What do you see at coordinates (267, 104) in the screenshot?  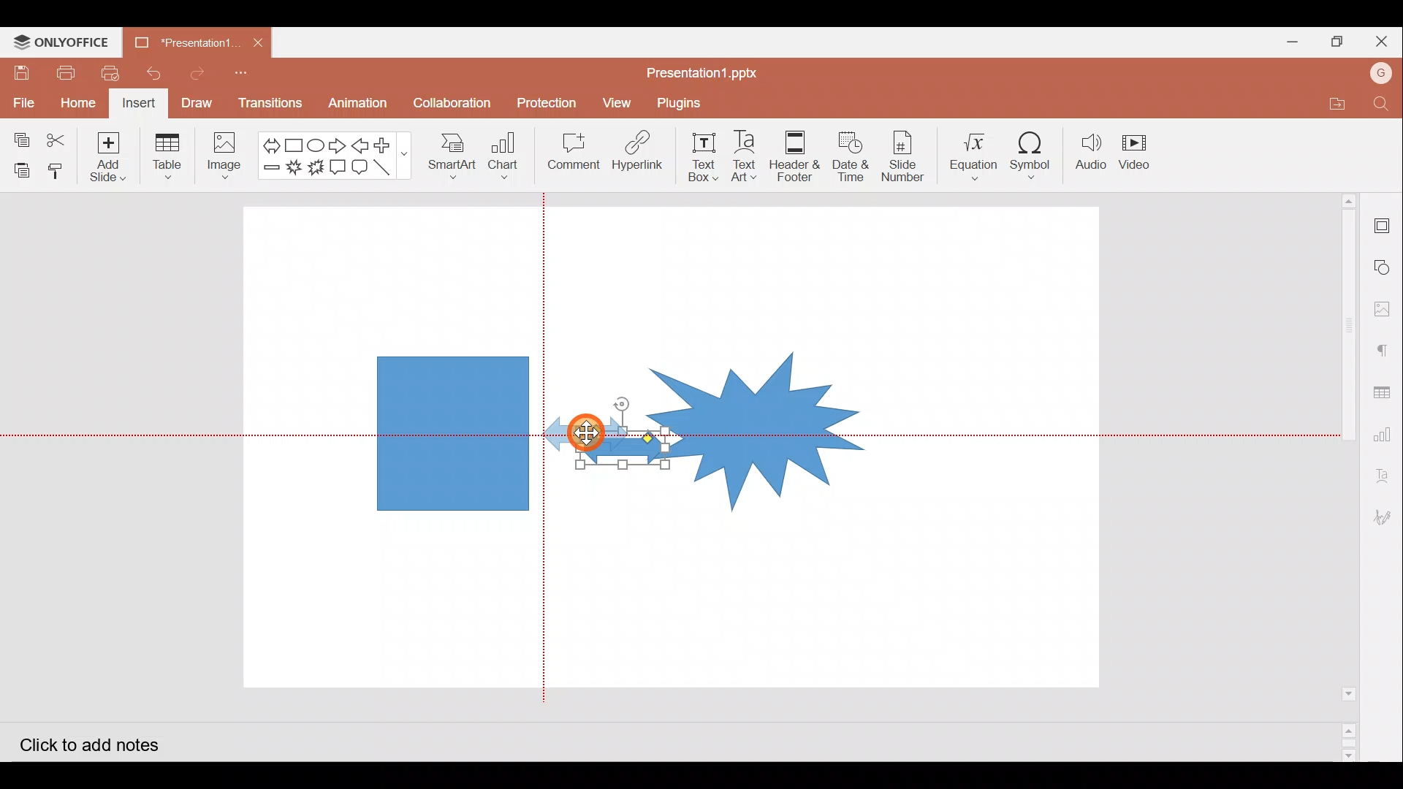 I see `Transitions` at bounding box center [267, 104].